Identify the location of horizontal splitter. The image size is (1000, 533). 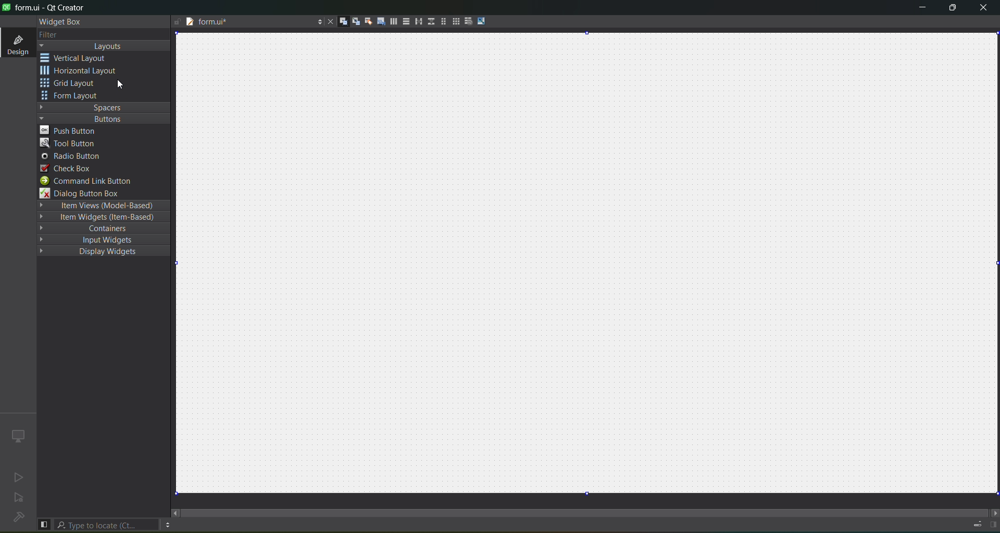
(417, 23).